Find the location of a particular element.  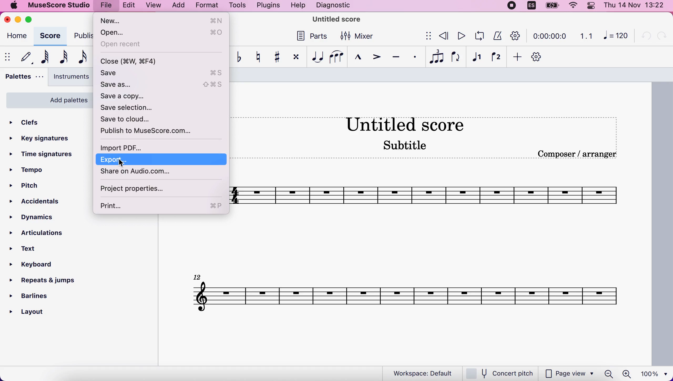

edit is located at coordinates (127, 6).